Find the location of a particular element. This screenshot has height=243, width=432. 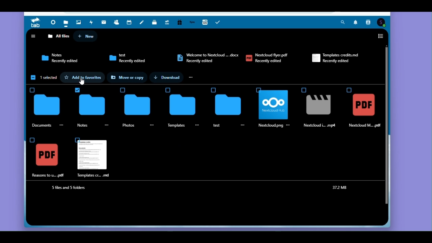

Templated credits.md is located at coordinates (343, 55).